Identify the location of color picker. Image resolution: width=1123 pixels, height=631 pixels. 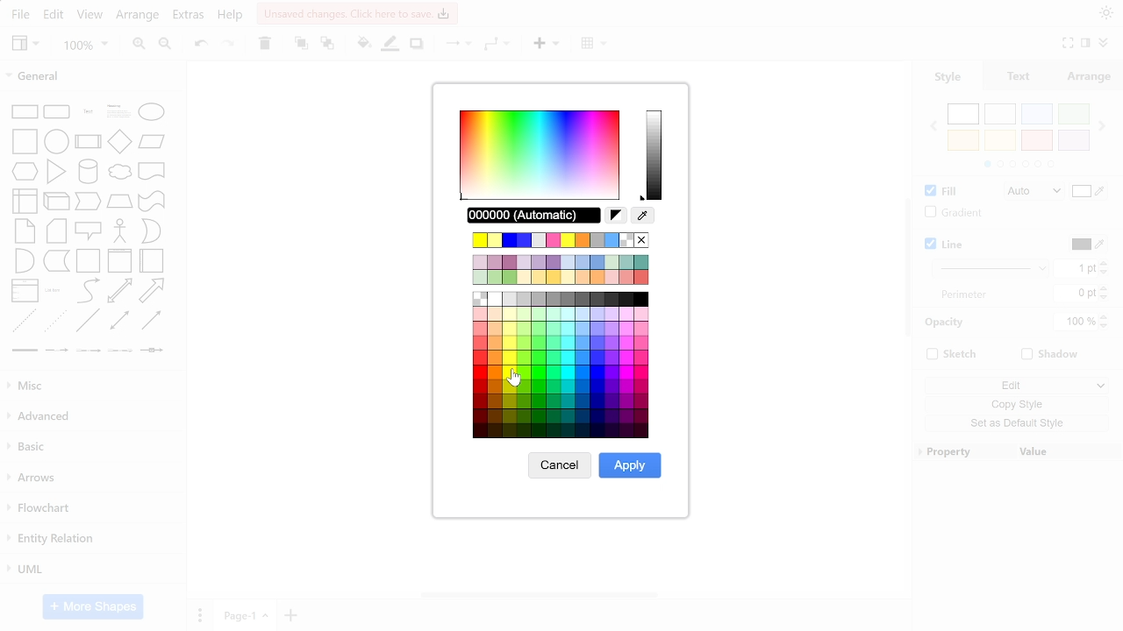
(644, 216).